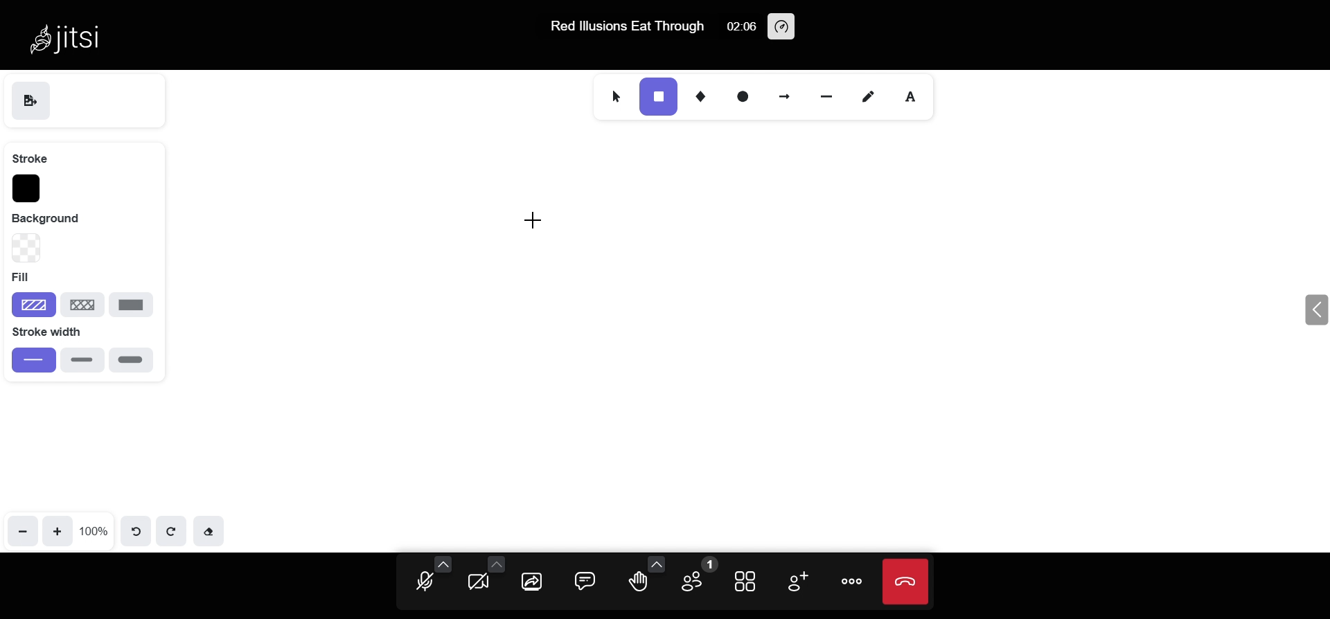  What do you see at coordinates (26, 278) in the screenshot?
I see `fill` at bounding box center [26, 278].